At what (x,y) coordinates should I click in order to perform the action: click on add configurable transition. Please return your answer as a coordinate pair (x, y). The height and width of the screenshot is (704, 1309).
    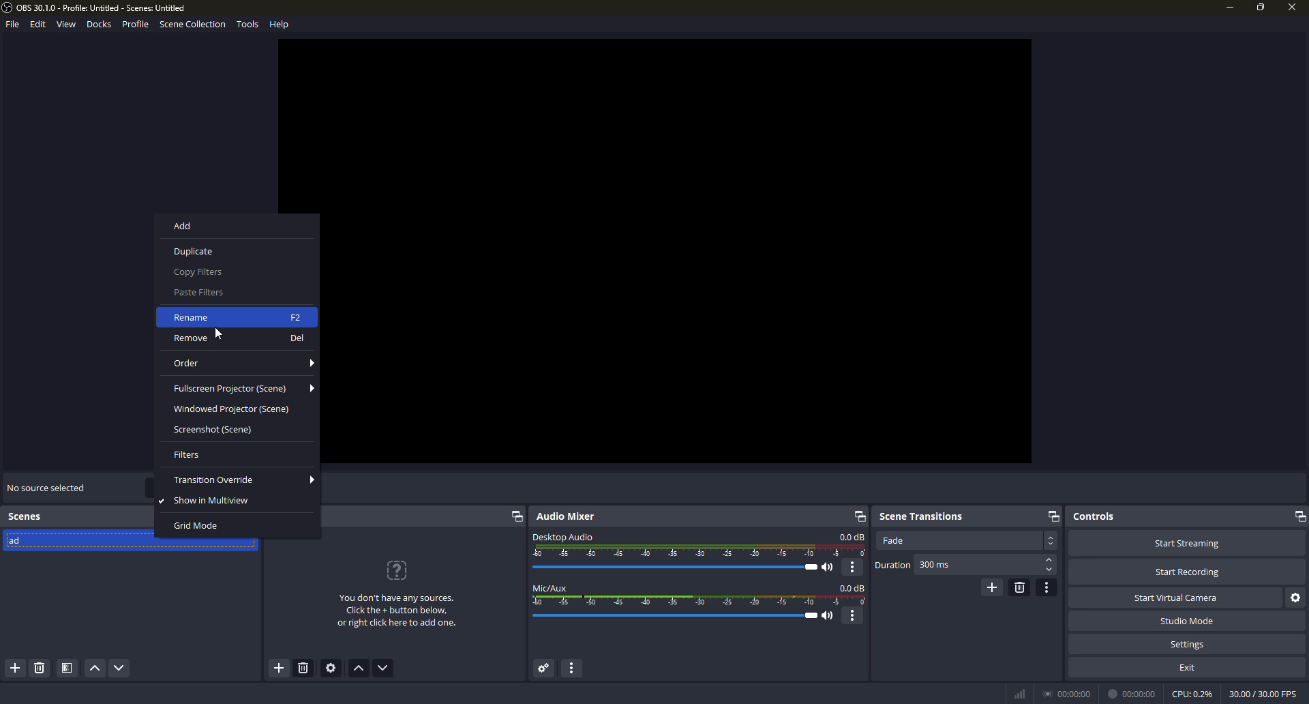
    Looking at the image, I should click on (991, 587).